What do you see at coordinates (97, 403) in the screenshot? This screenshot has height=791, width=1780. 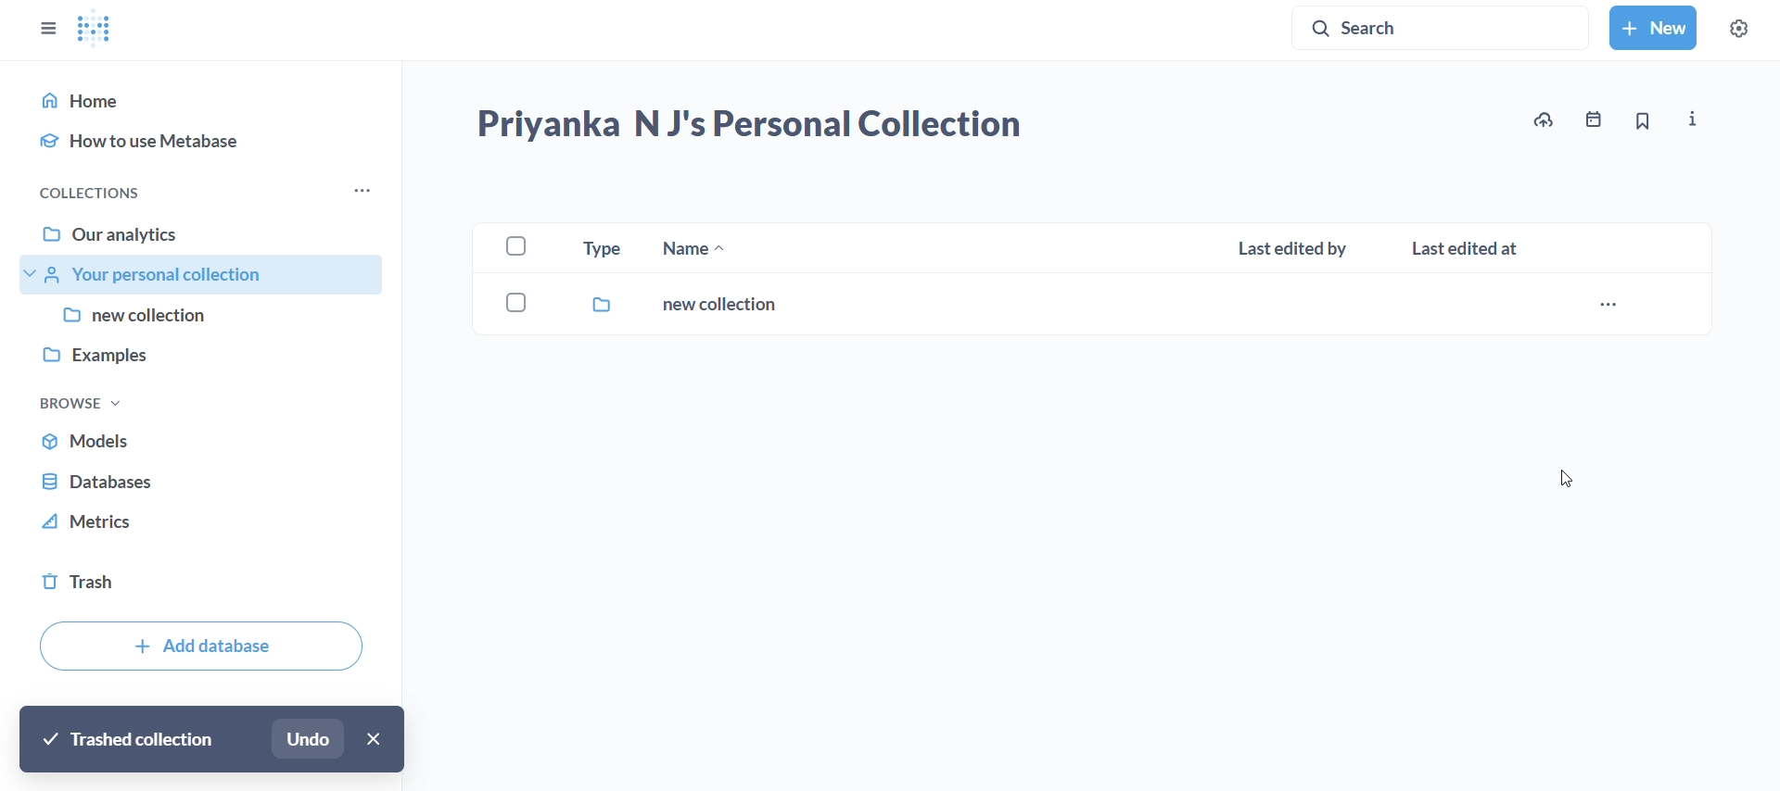 I see `browse` at bounding box center [97, 403].